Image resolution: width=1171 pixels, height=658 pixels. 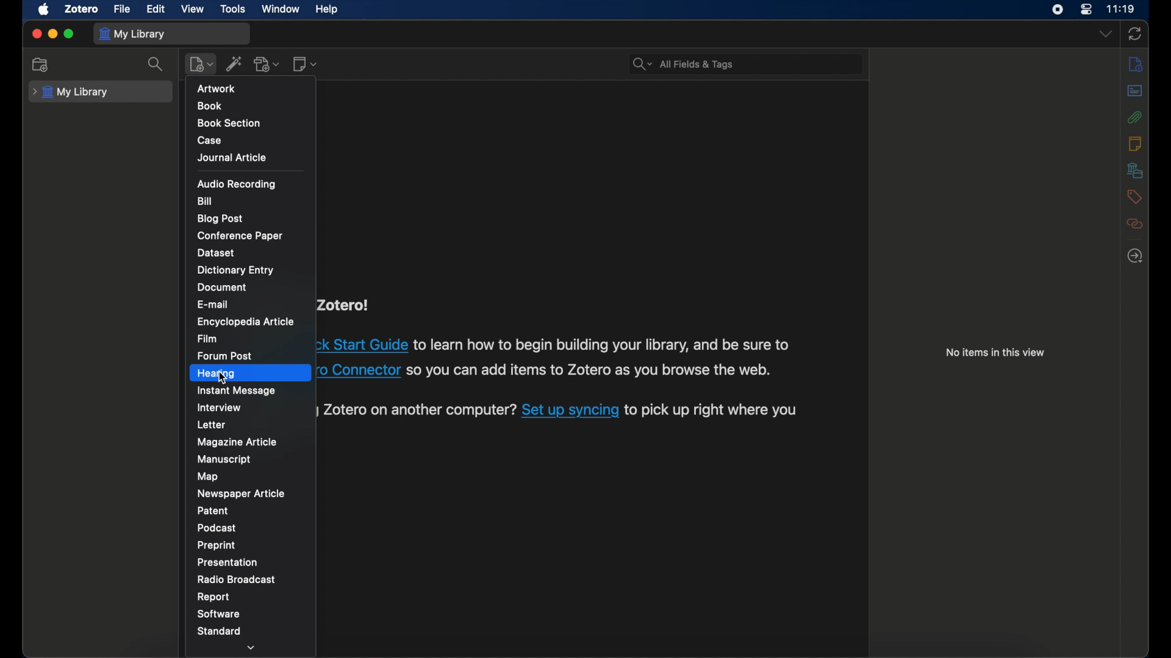 I want to click on preprint, so click(x=217, y=545).